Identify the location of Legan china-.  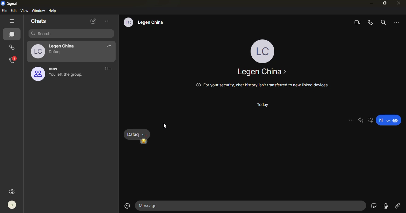
(63, 45).